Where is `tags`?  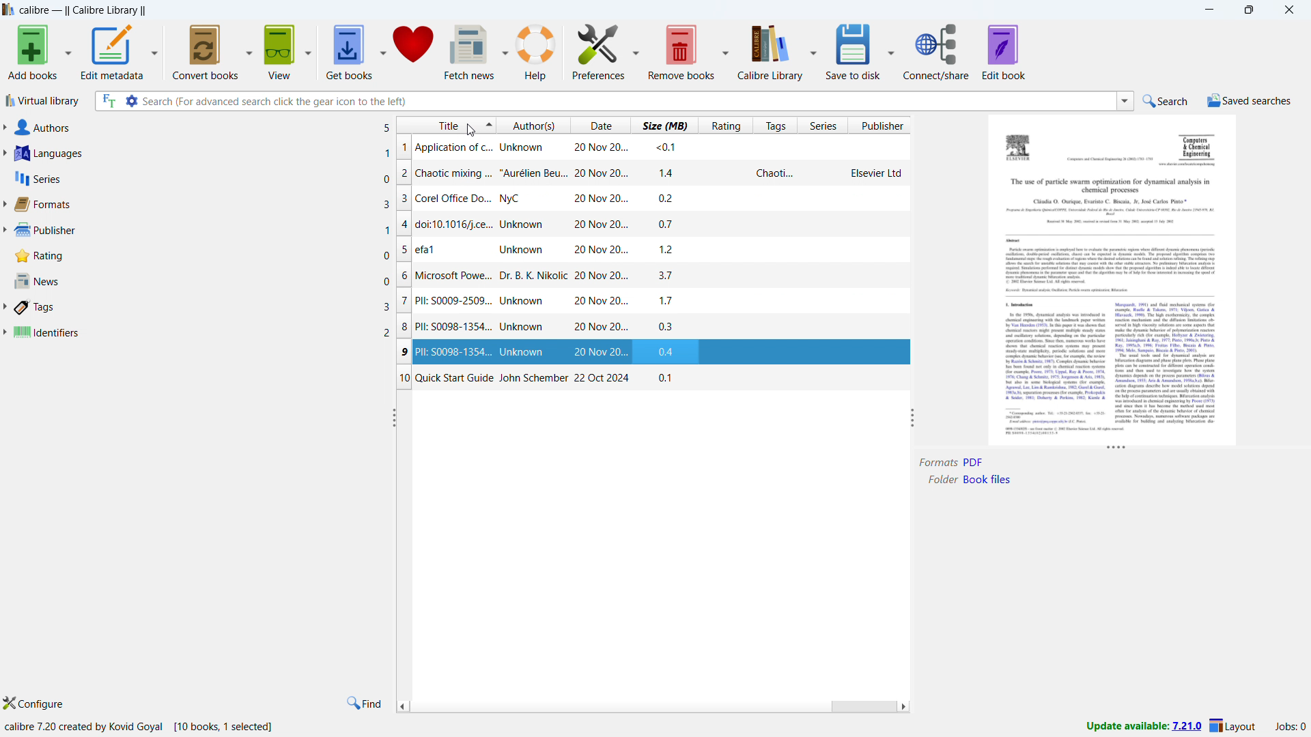 tags is located at coordinates (203, 307).